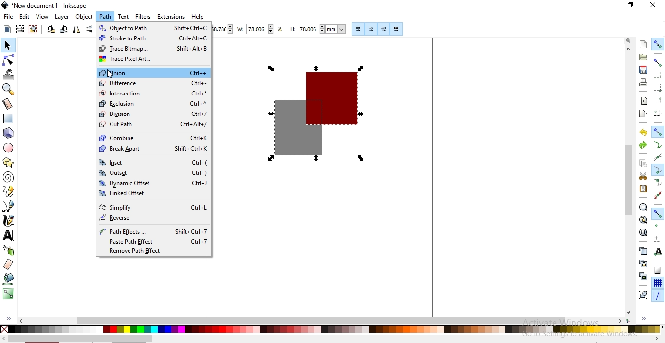  Describe the element at coordinates (154, 48) in the screenshot. I see `trace bitmap` at that location.